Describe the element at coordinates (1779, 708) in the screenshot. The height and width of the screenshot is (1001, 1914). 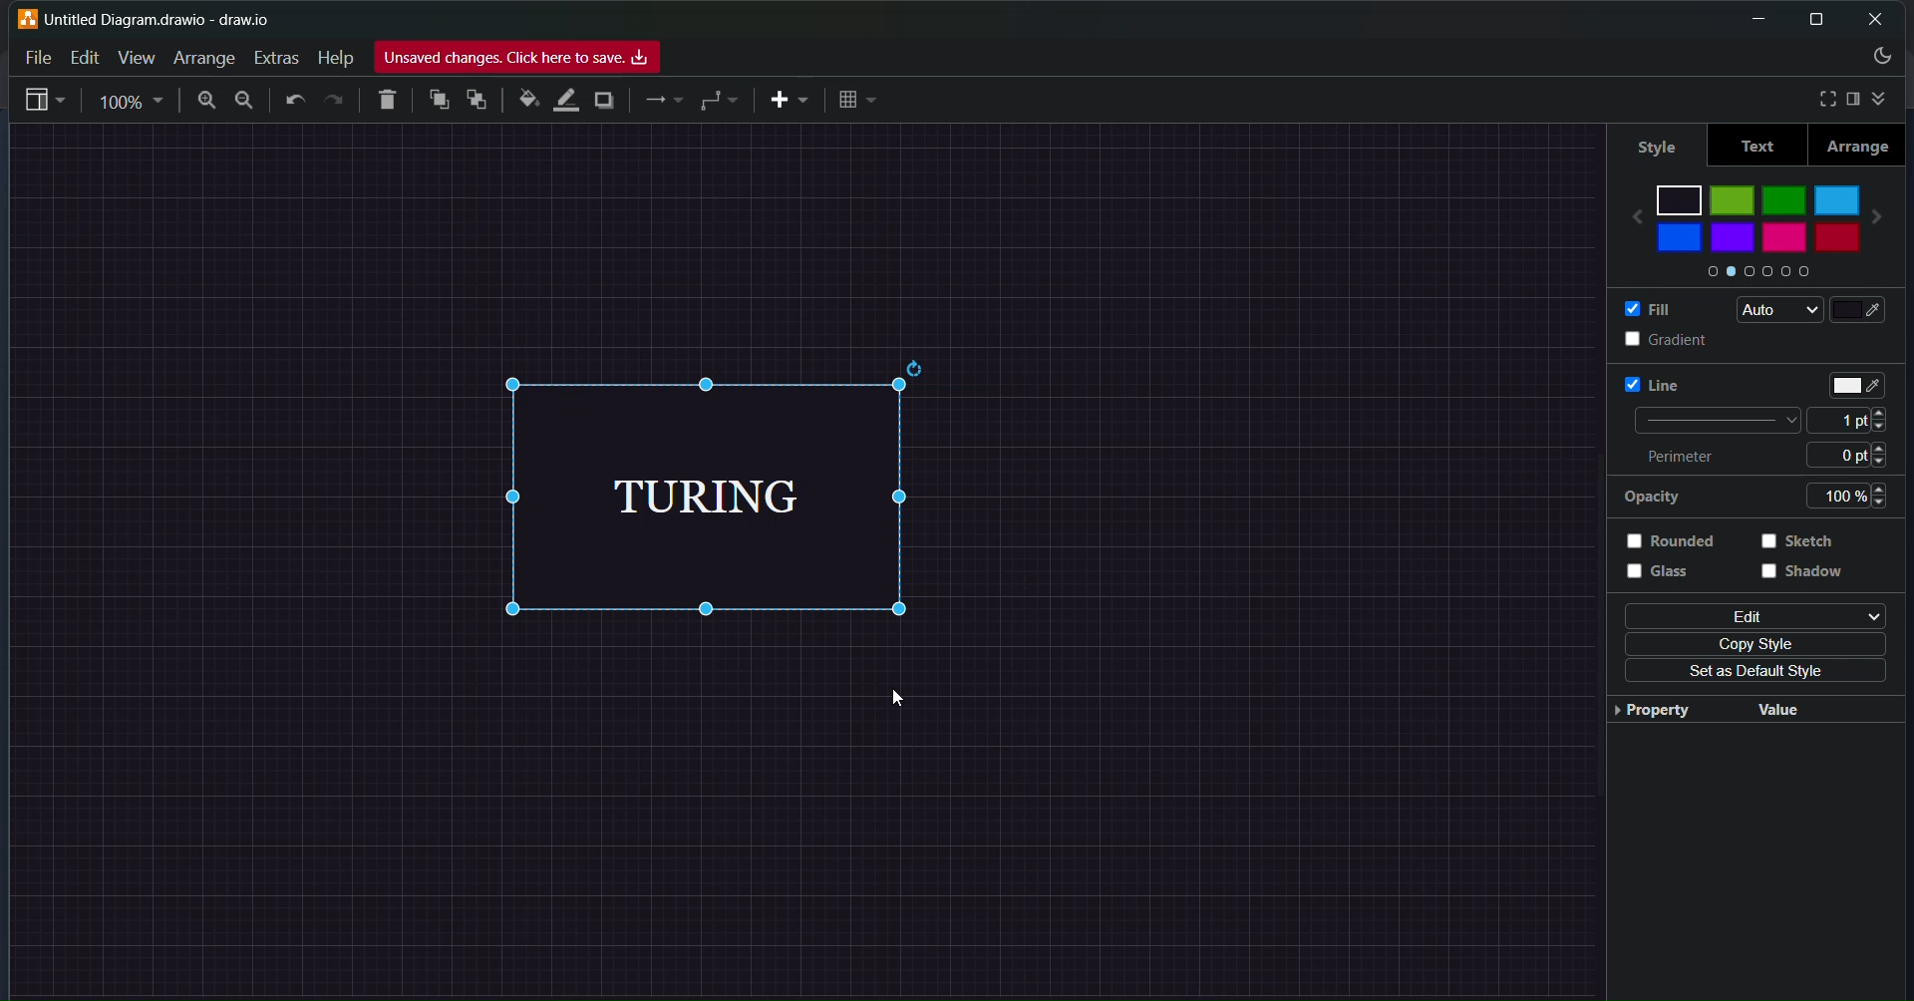
I see `value` at that location.